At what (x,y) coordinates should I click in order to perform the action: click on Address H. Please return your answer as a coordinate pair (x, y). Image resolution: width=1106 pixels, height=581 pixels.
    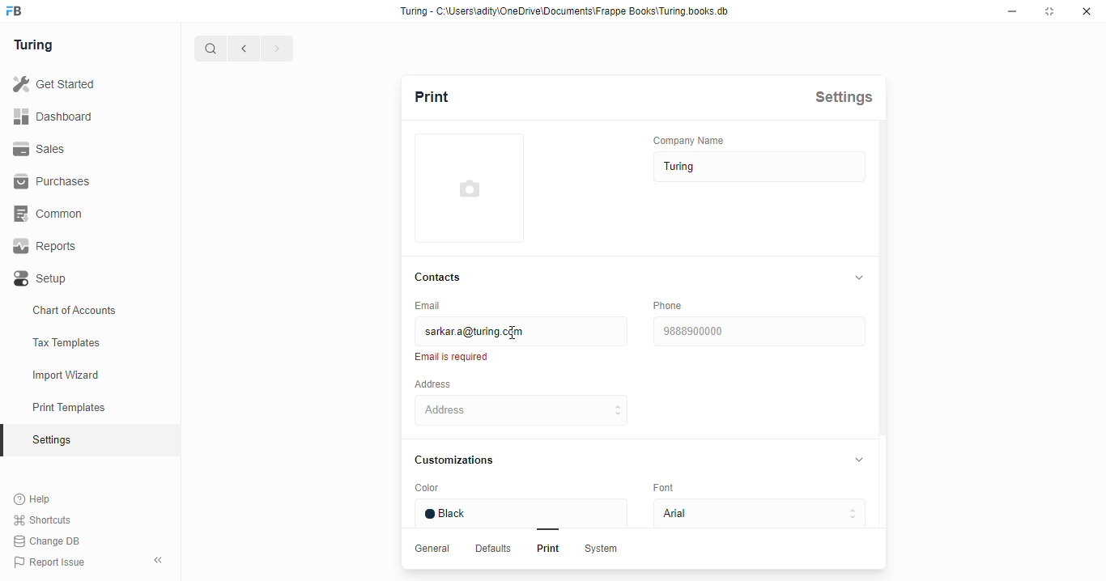
    Looking at the image, I should click on (544, 409).